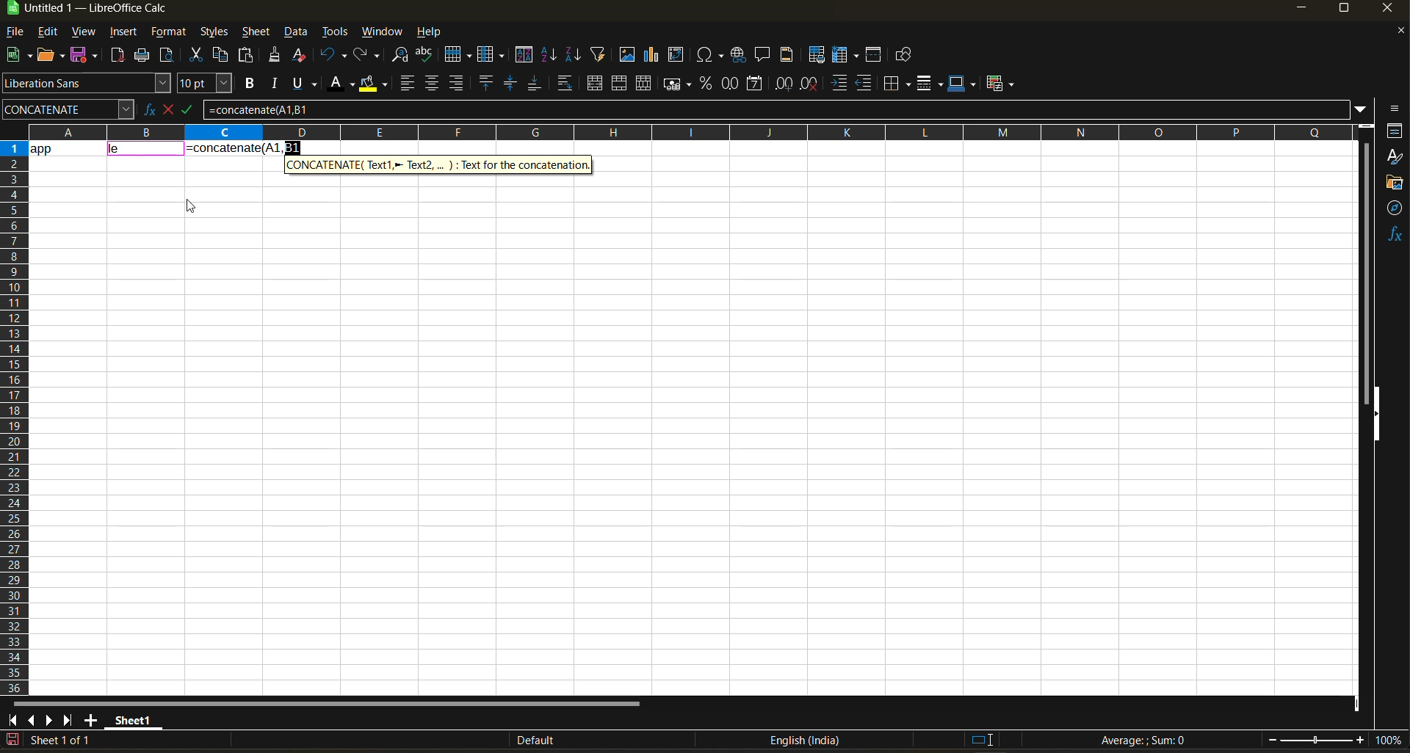 The height and width of the screenshot is (753, 1410). I want to click on tools, so click(335, 34).